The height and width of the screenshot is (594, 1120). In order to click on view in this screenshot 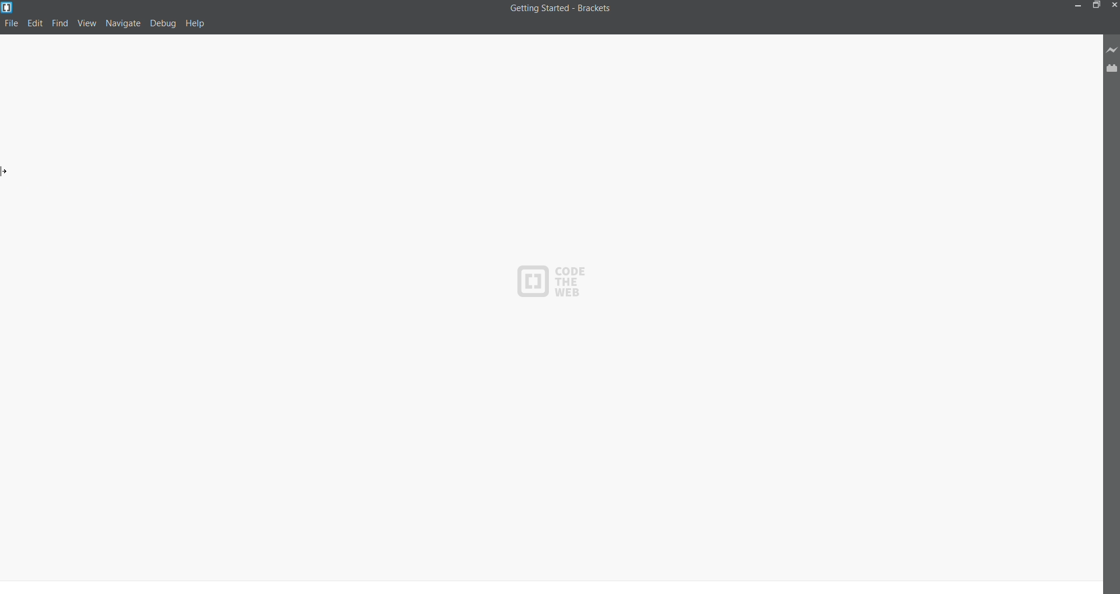, I will do `click(86, 22)`.